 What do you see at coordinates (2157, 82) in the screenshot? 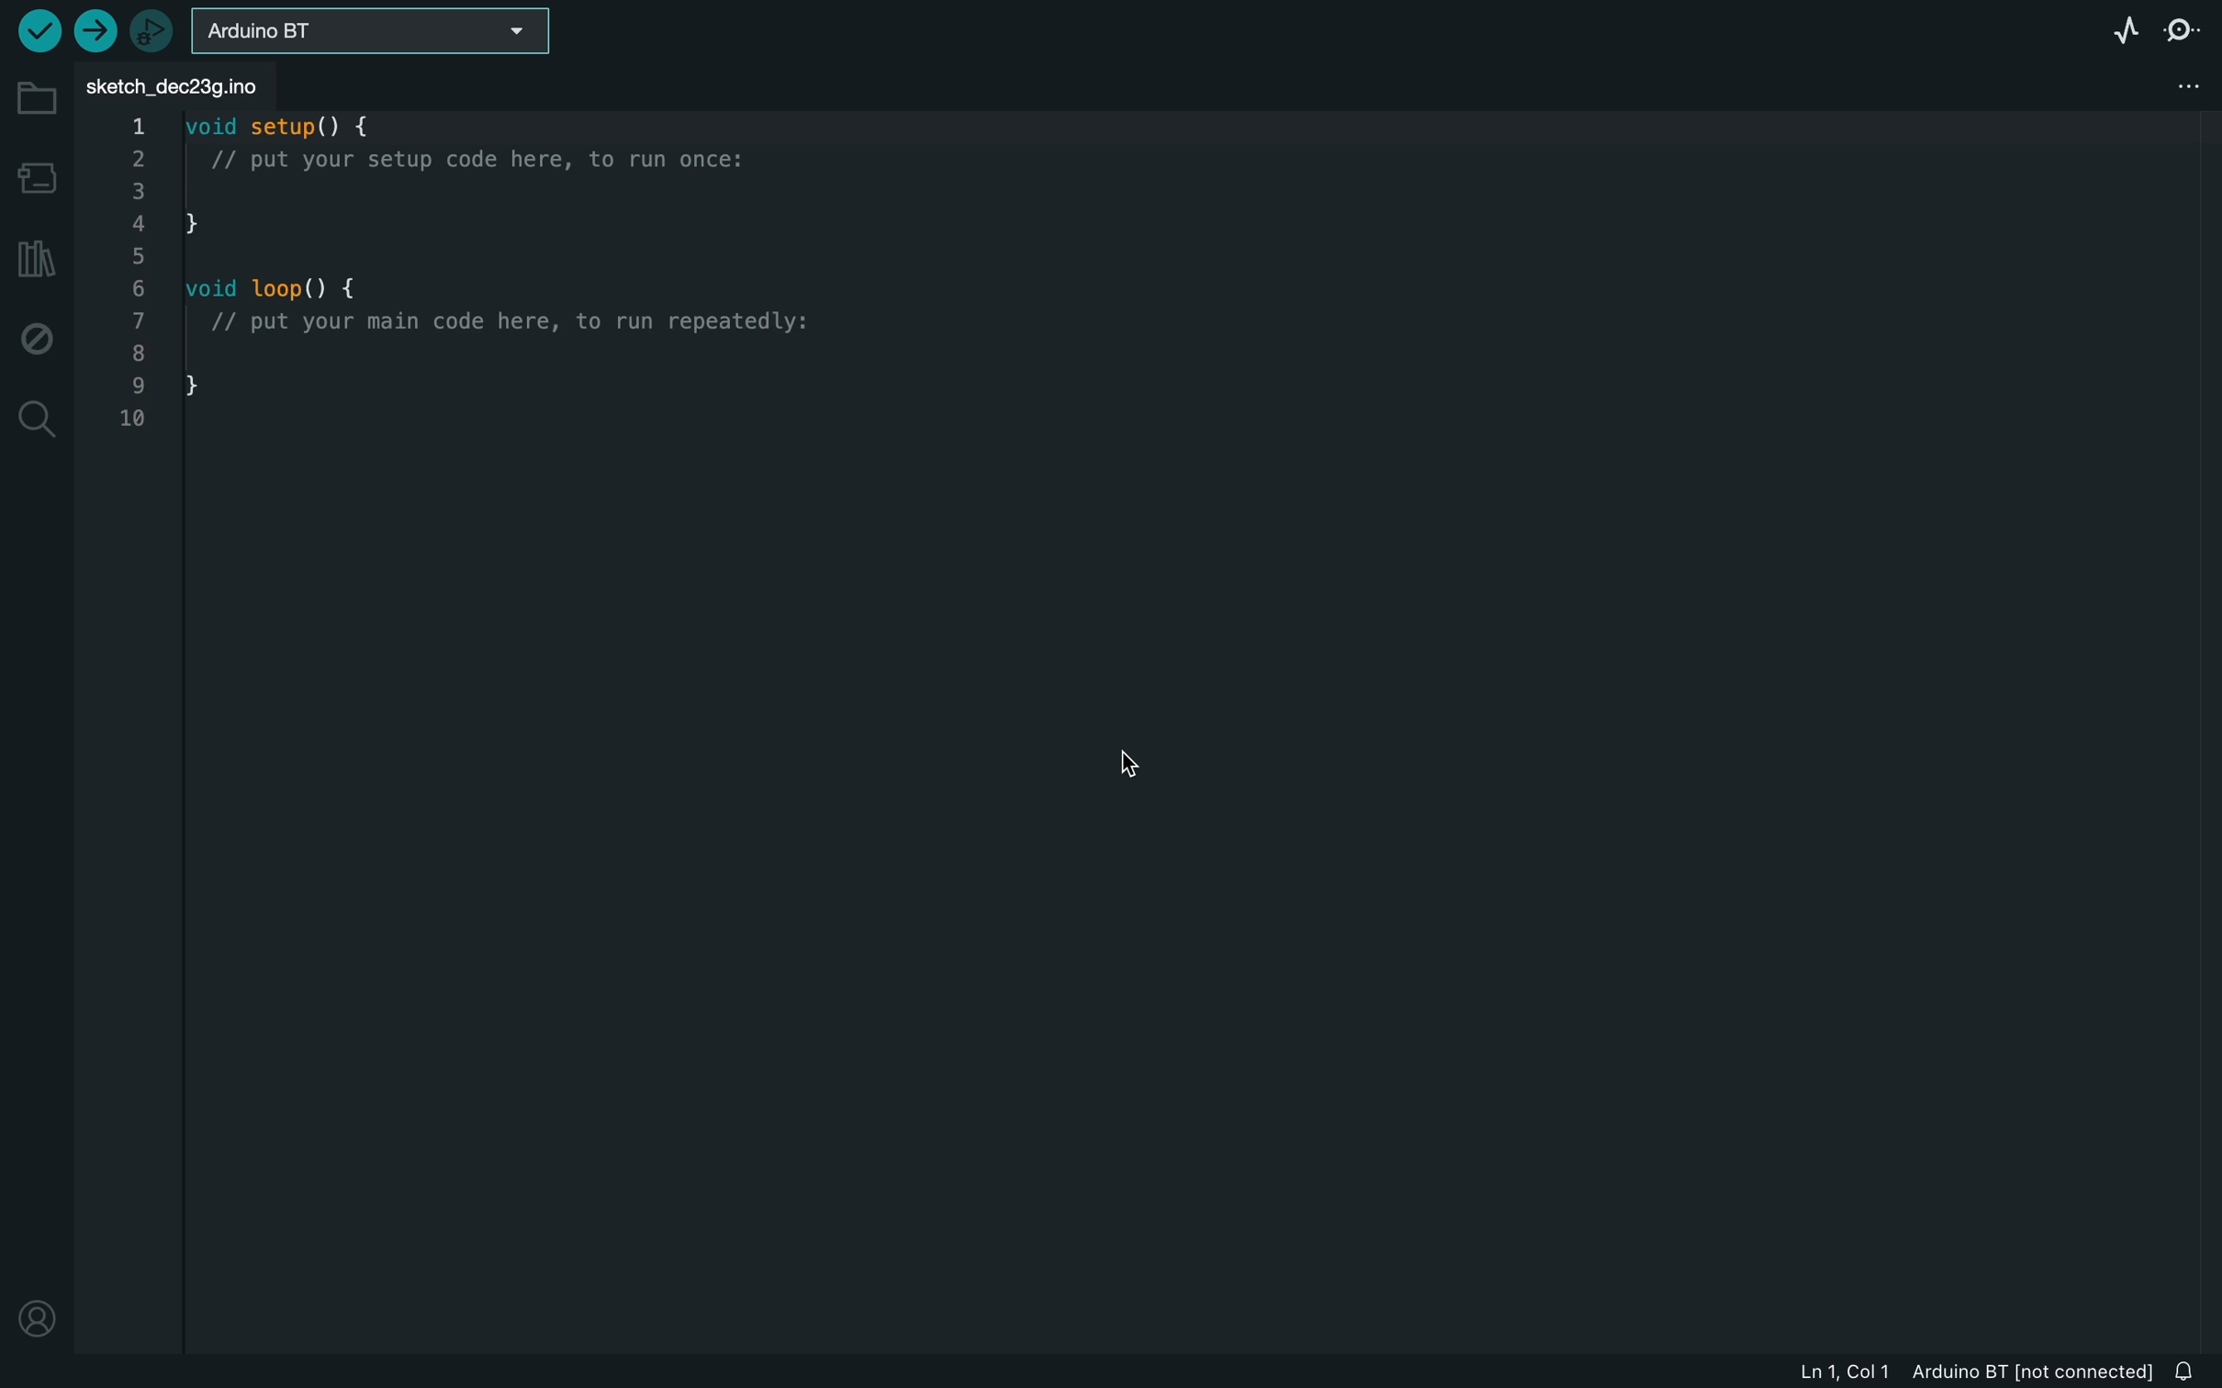
I see `file setting` at bounding box center [2157, 82].